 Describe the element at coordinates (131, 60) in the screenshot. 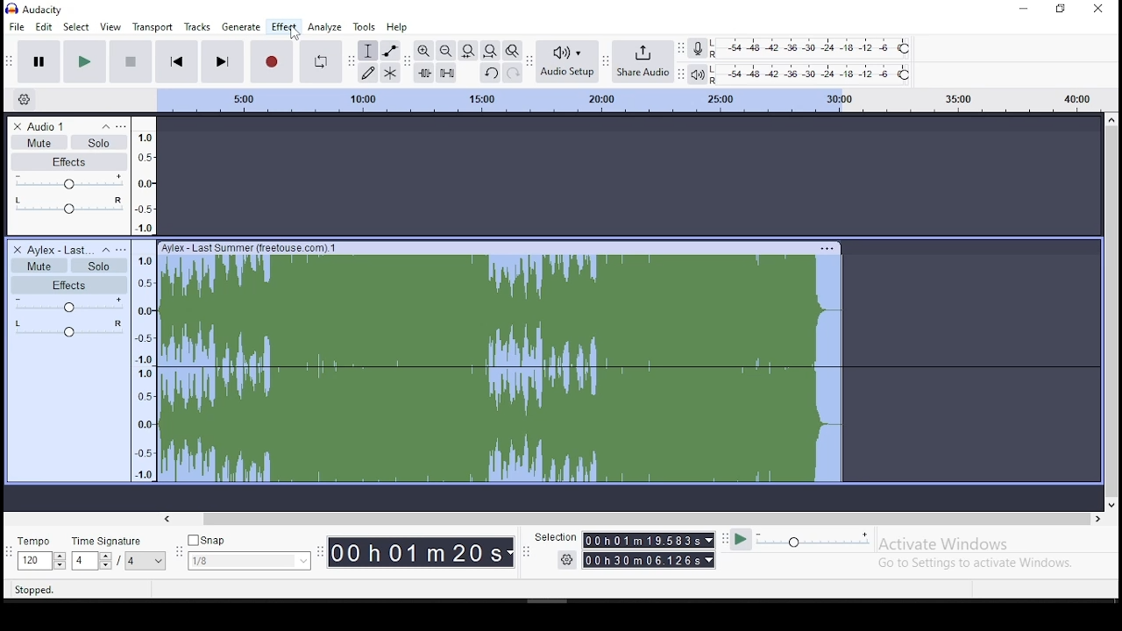

I see `stop` at that location.